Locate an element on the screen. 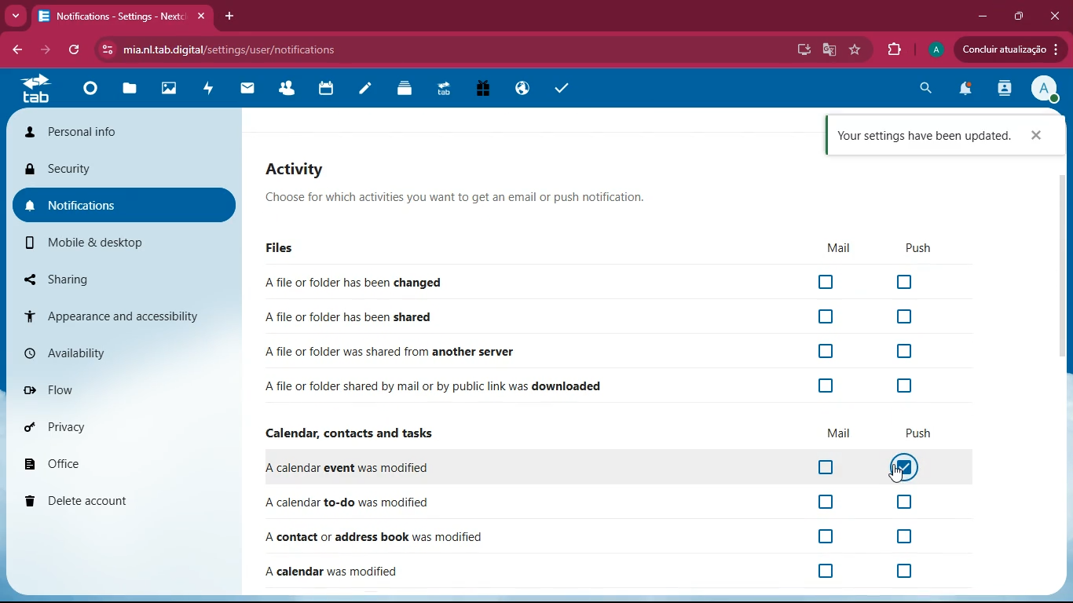 The height and width of the screenshot is (603, 1073). off is located at coordinates (826, 468).